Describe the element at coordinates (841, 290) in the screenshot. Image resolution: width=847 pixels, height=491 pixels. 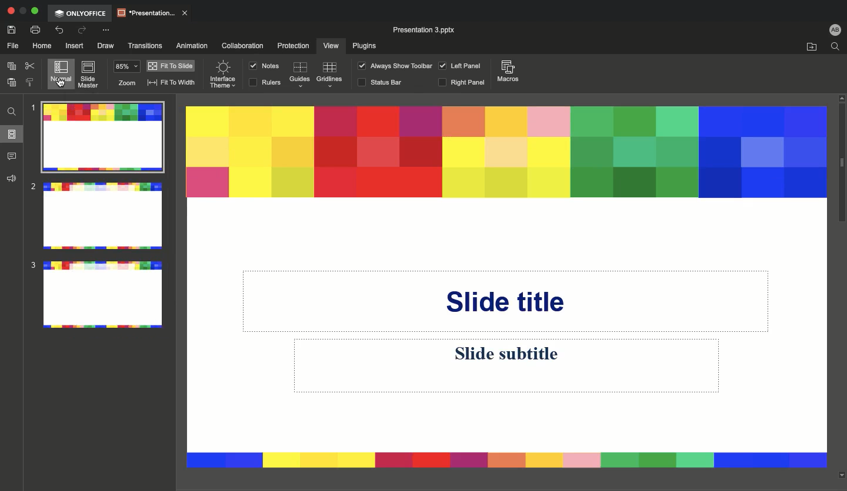
I see `Scroll bar` at that location.